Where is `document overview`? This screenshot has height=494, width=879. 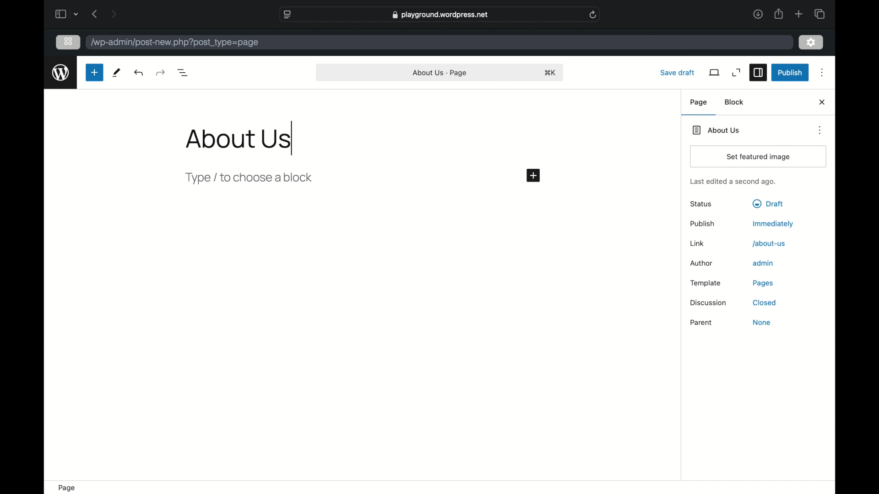 document overview is located at coordinates (184, 73).